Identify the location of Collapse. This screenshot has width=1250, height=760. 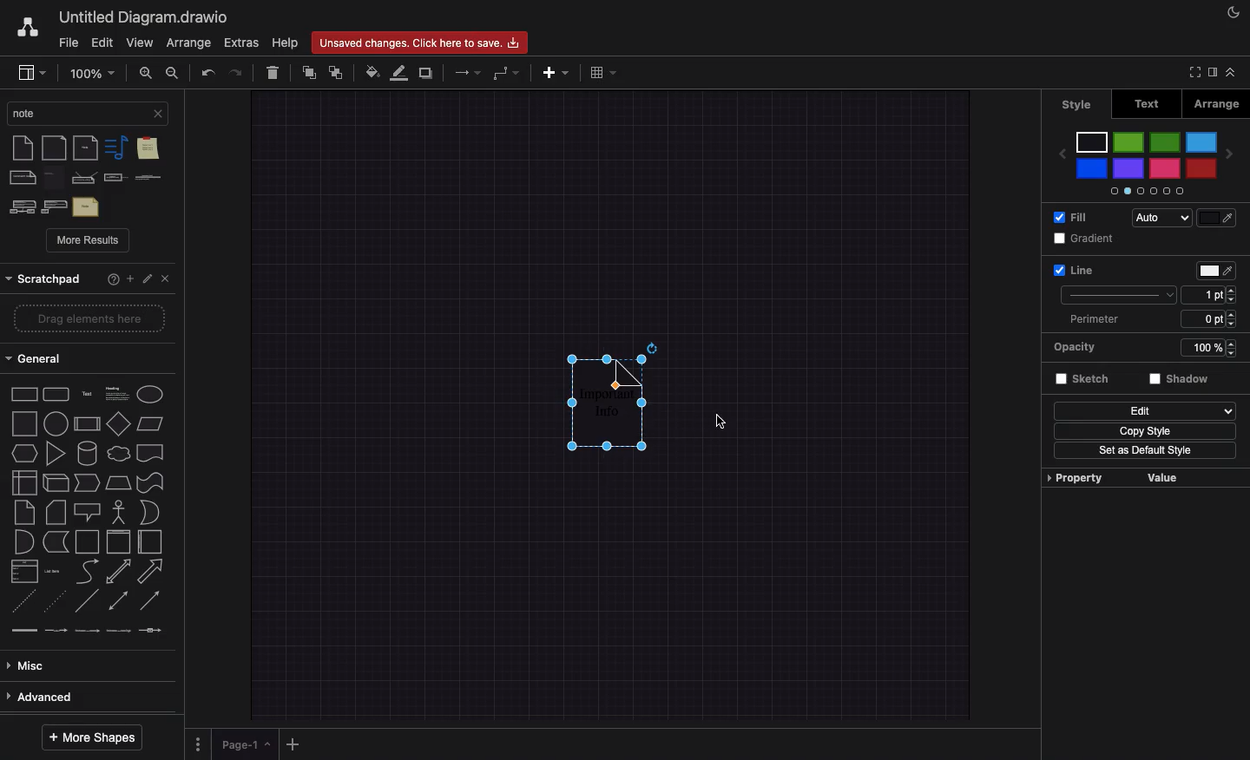
(1236, 72).